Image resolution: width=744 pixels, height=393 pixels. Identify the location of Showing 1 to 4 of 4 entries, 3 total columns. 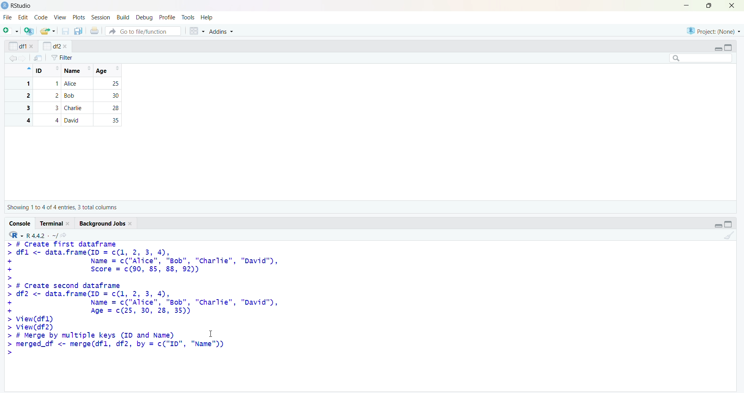
(62, 207).